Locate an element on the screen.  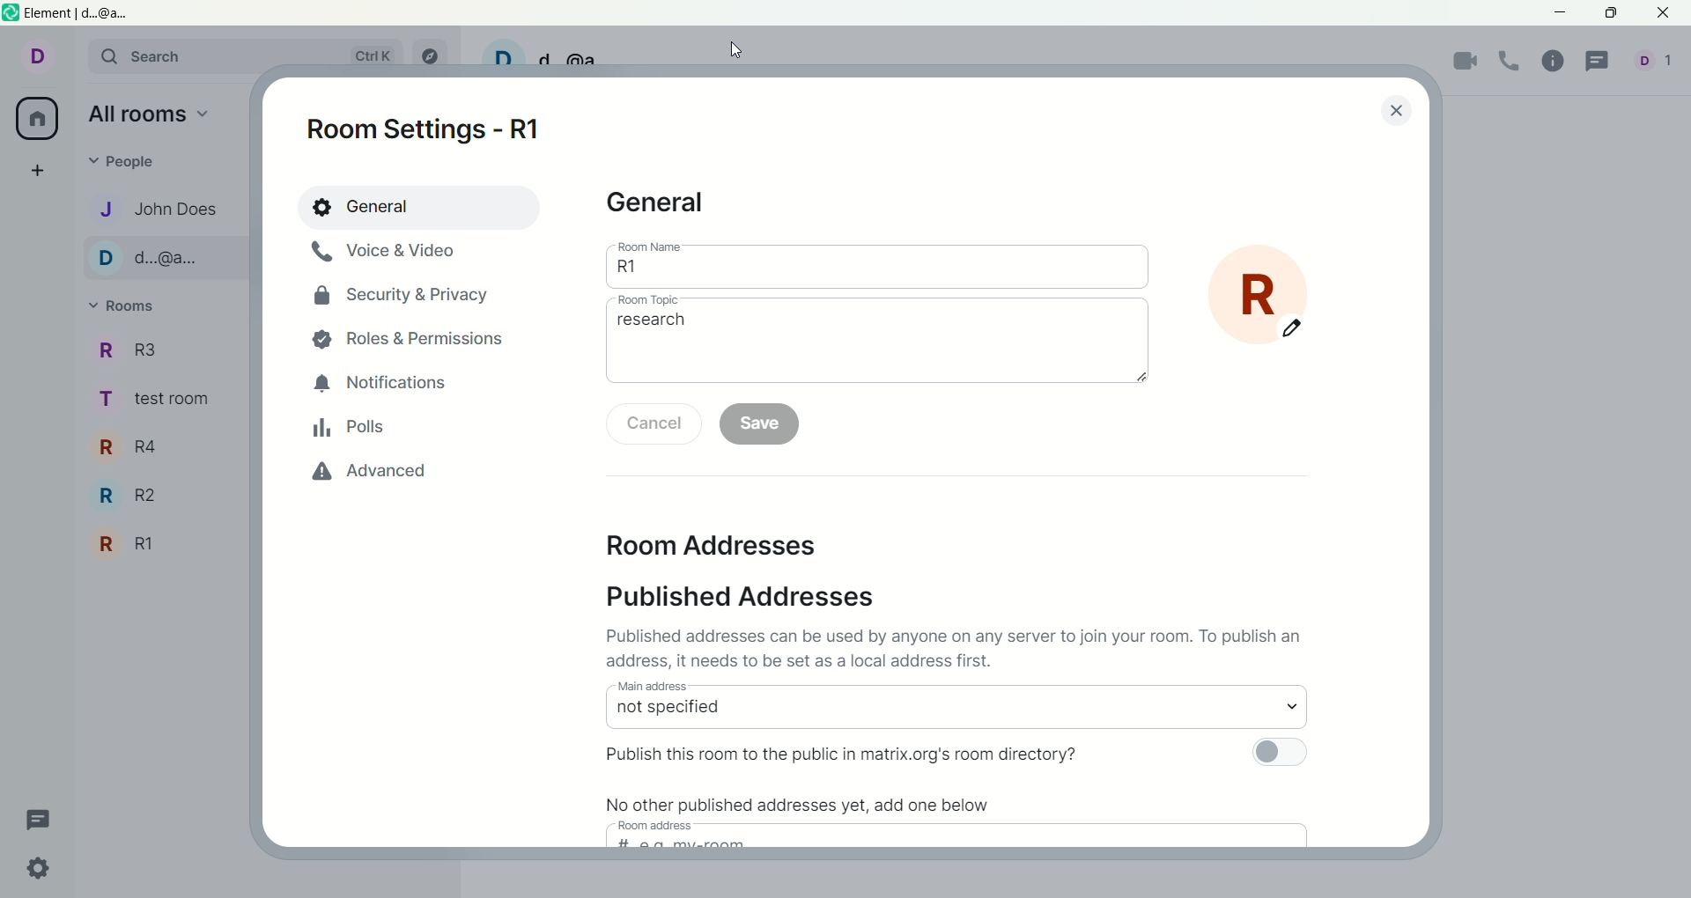
published addresses can be used by anyone on any server to join your room.to publish an address,it need to be set as local address first. is located at coordinates (964, 646).